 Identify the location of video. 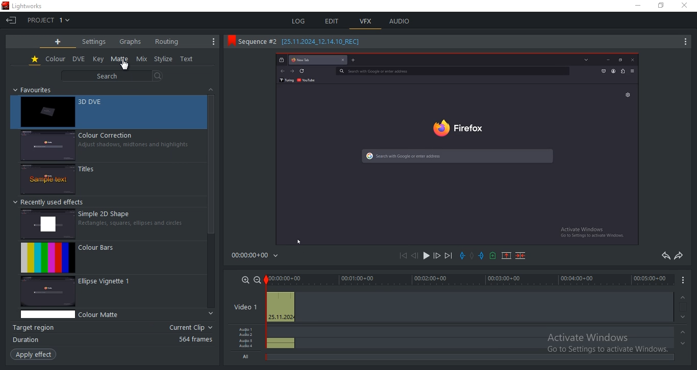
(280, 307).